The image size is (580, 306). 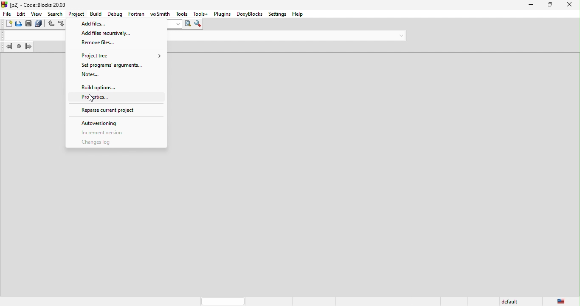 I want to click on changes log, so click(x=99, y=142).